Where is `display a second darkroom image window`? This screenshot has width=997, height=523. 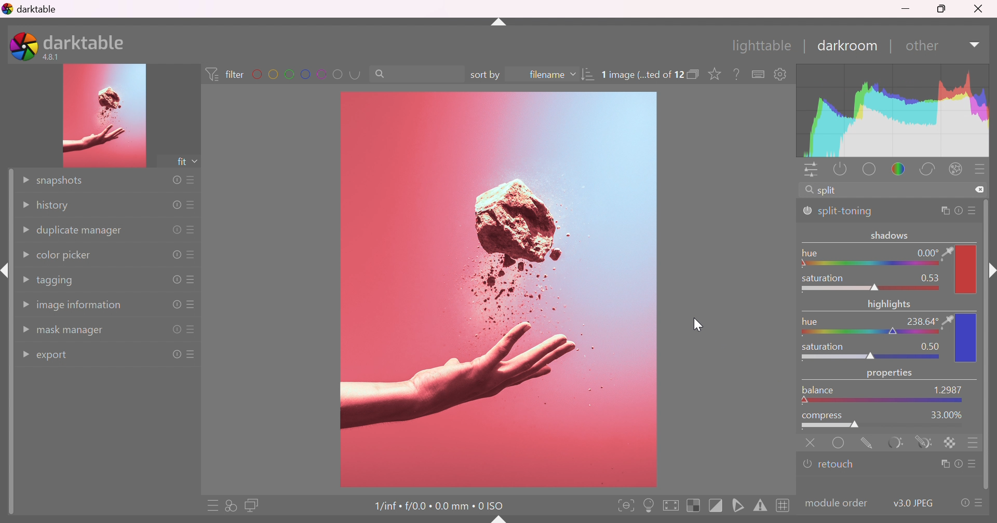
display a second darkroom image window is located at coordinates (253, 505).